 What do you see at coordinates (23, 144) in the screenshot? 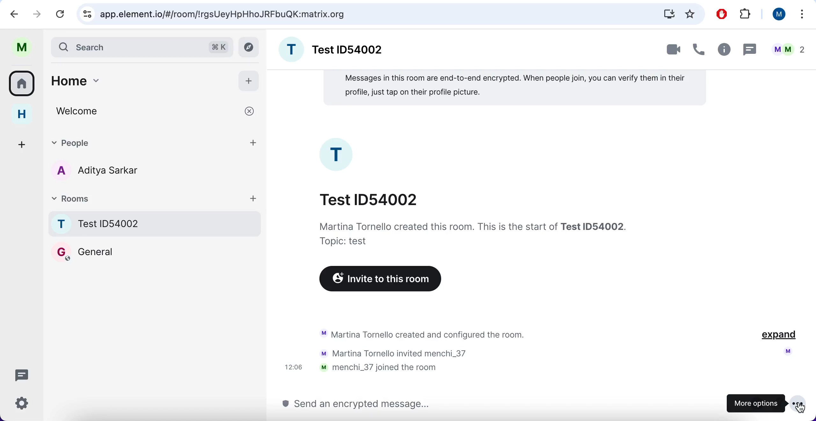
I see `create a space` at bounding box center [23, 144].